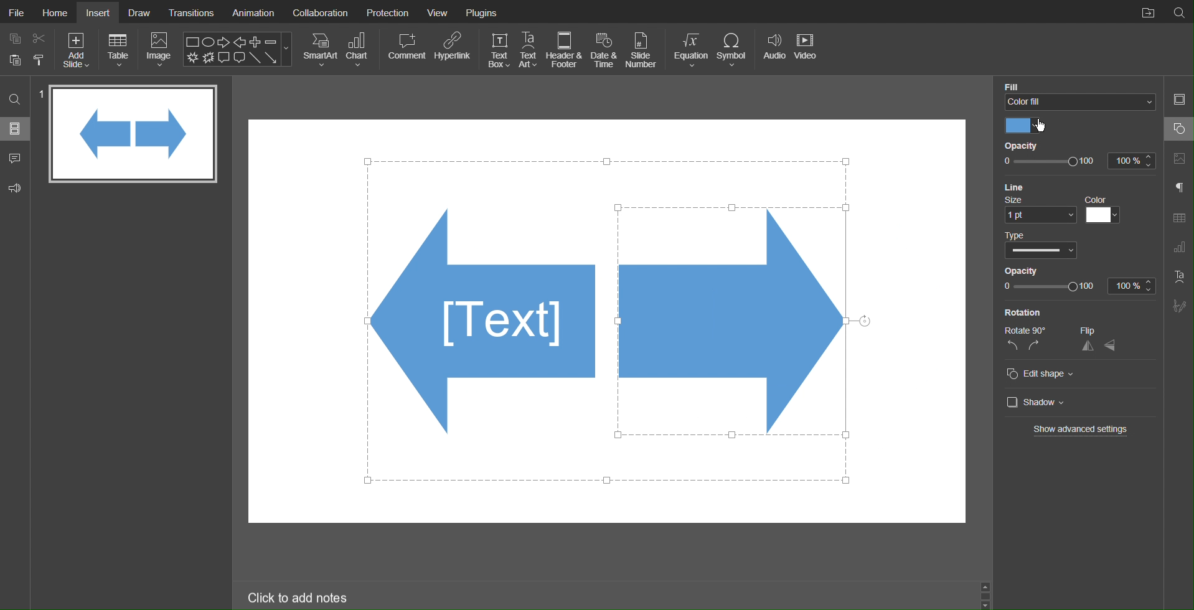 The image size is (1194, 610). I want to click on 100% opacity, so click(1076, 287).